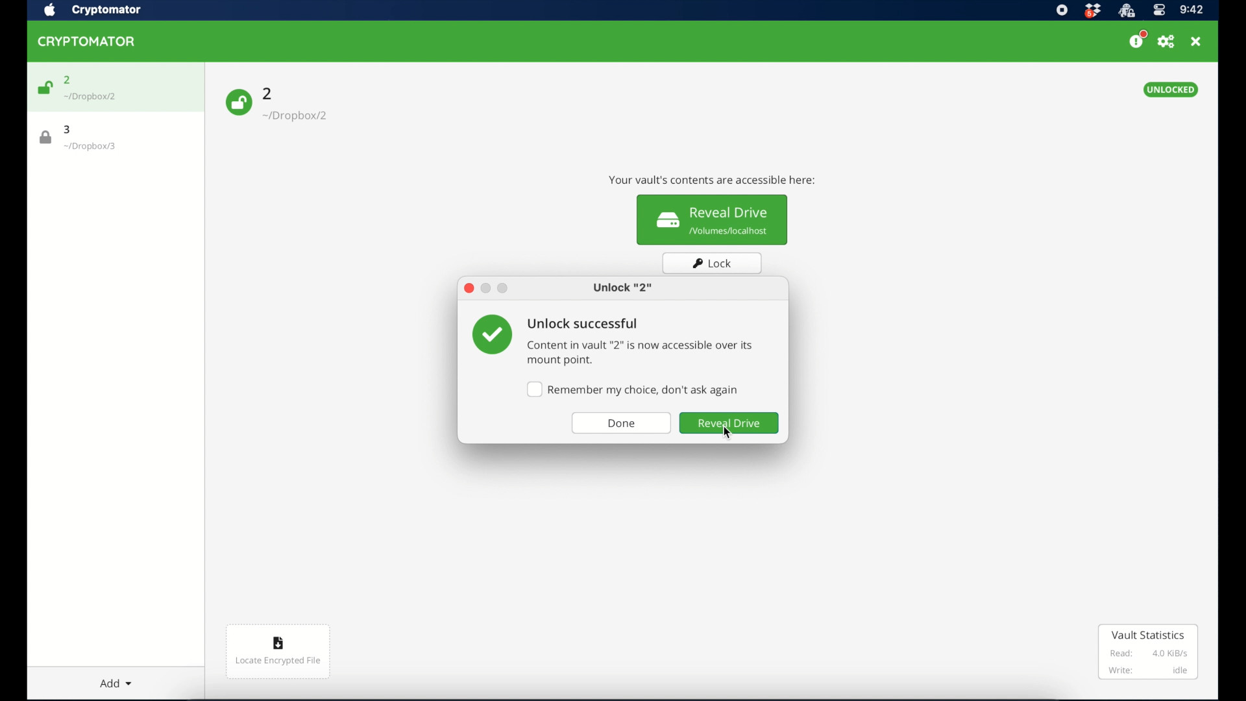 Image resolution: width=1246 pixels, height=701 pixels. What do you see at coordinates (297, 116) in the screenshot?
I see `-/Dropbox/2` at bounding box center [297, 116].